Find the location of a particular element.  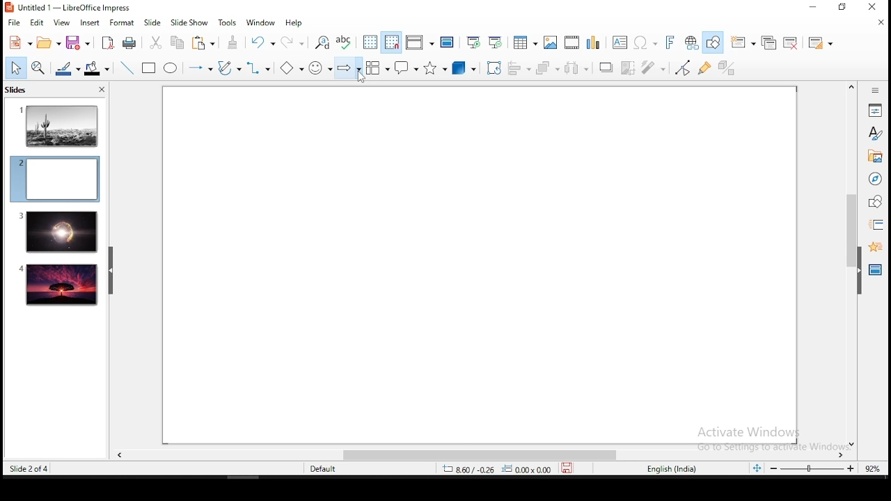

symbol shapes is located at coordinates (320, 68).